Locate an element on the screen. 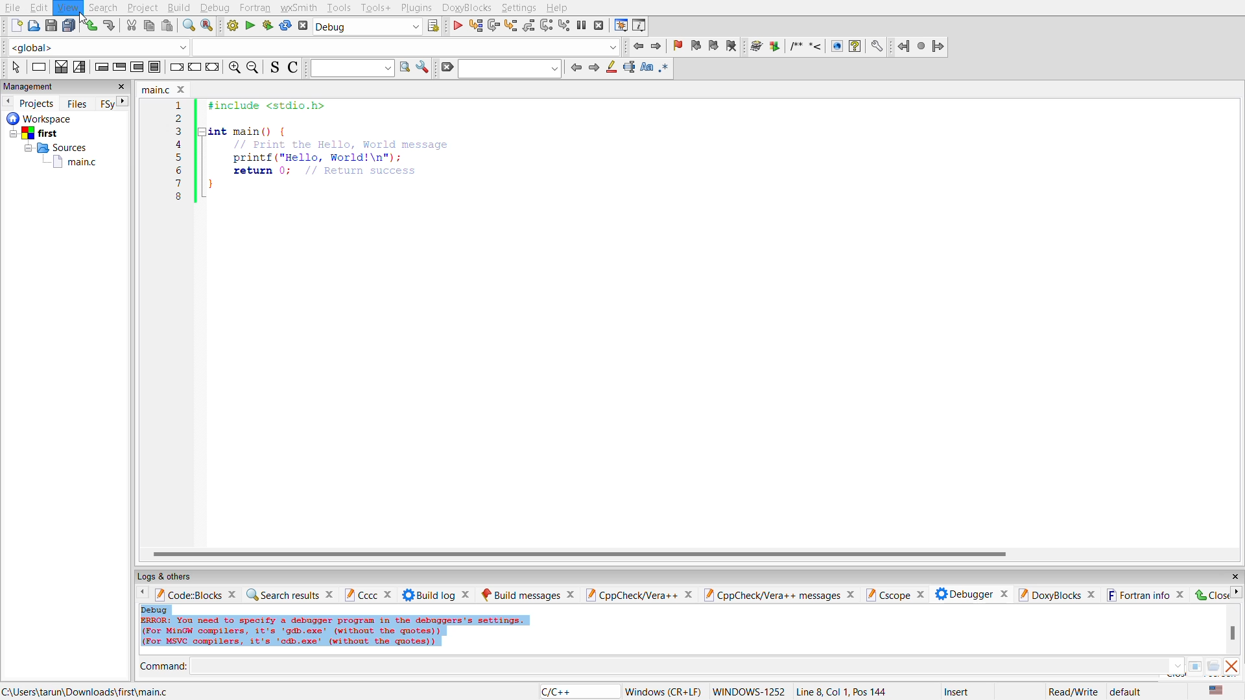  fortran is located at coordinates (256, 8).